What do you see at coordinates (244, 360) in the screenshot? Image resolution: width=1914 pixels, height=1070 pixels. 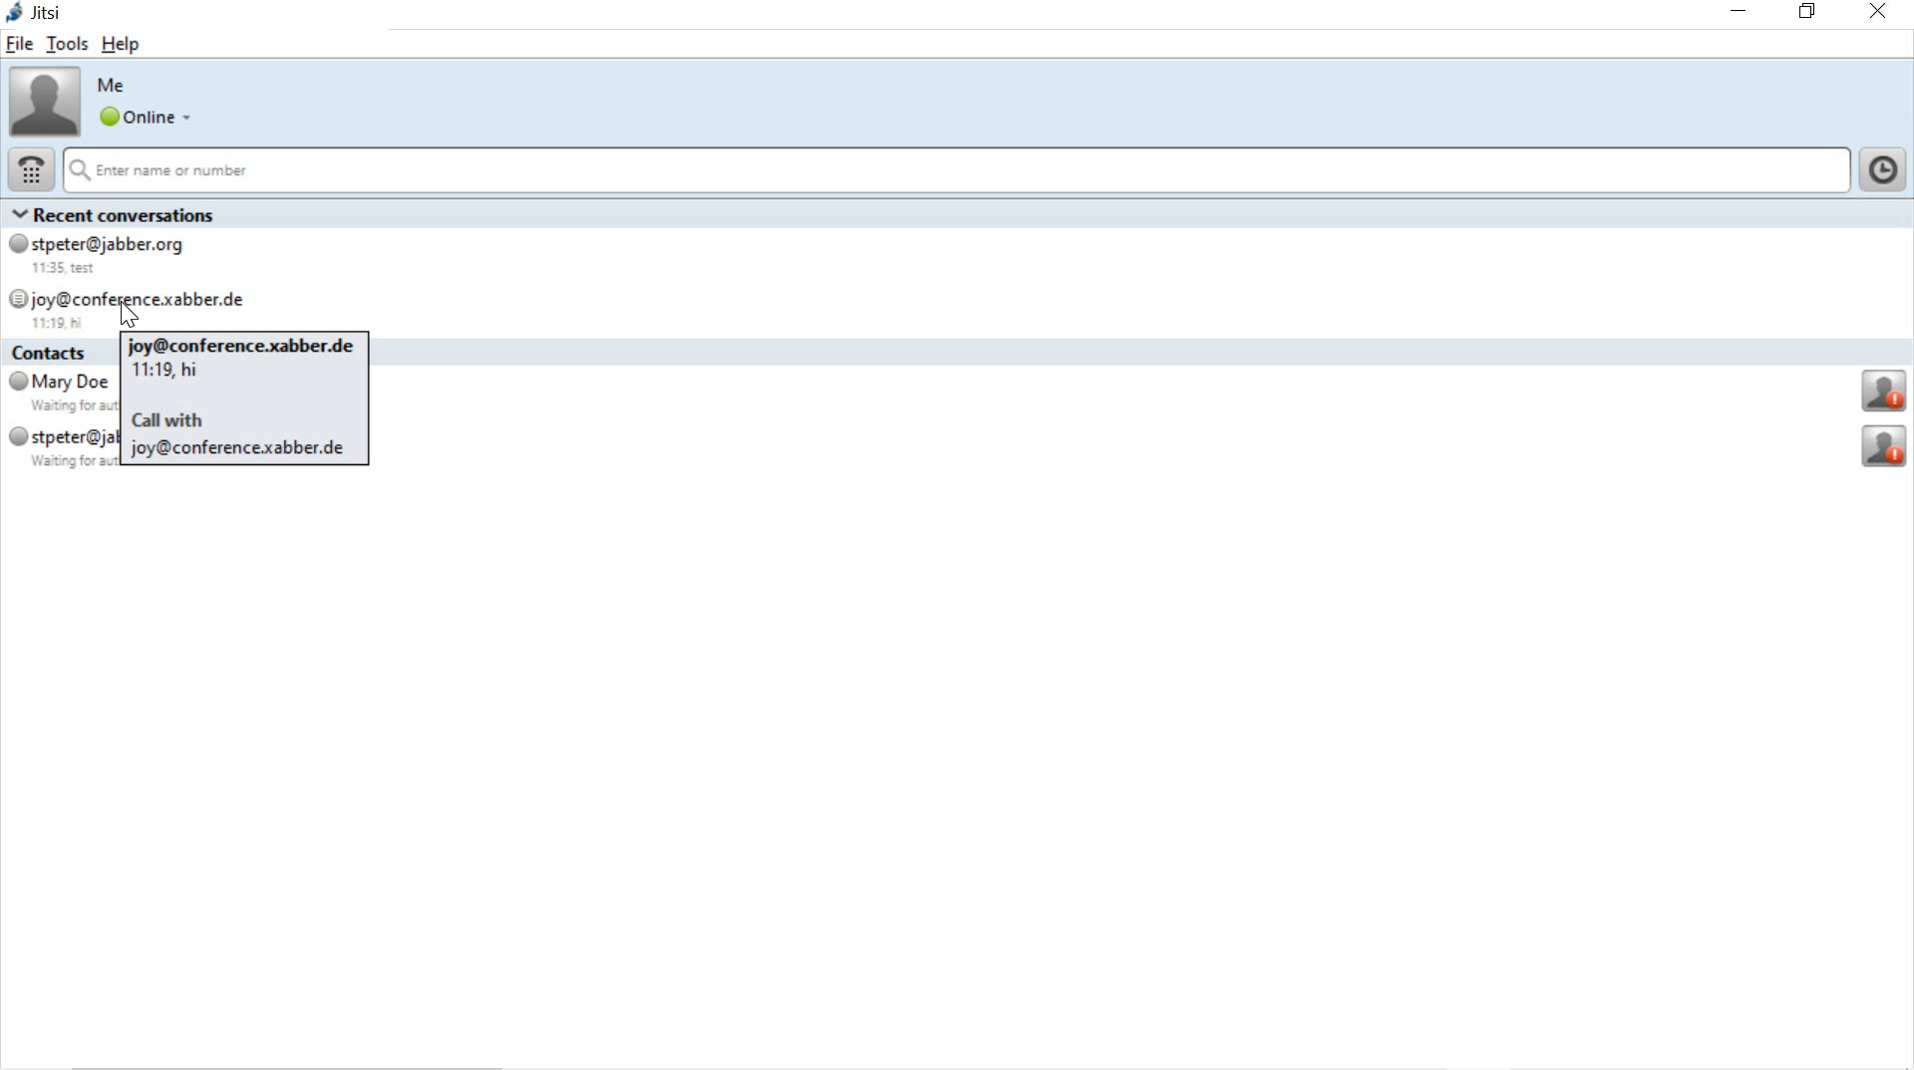 I see `joy@conference.xabber.de11:19, hi` at bounding box center [244, 360].